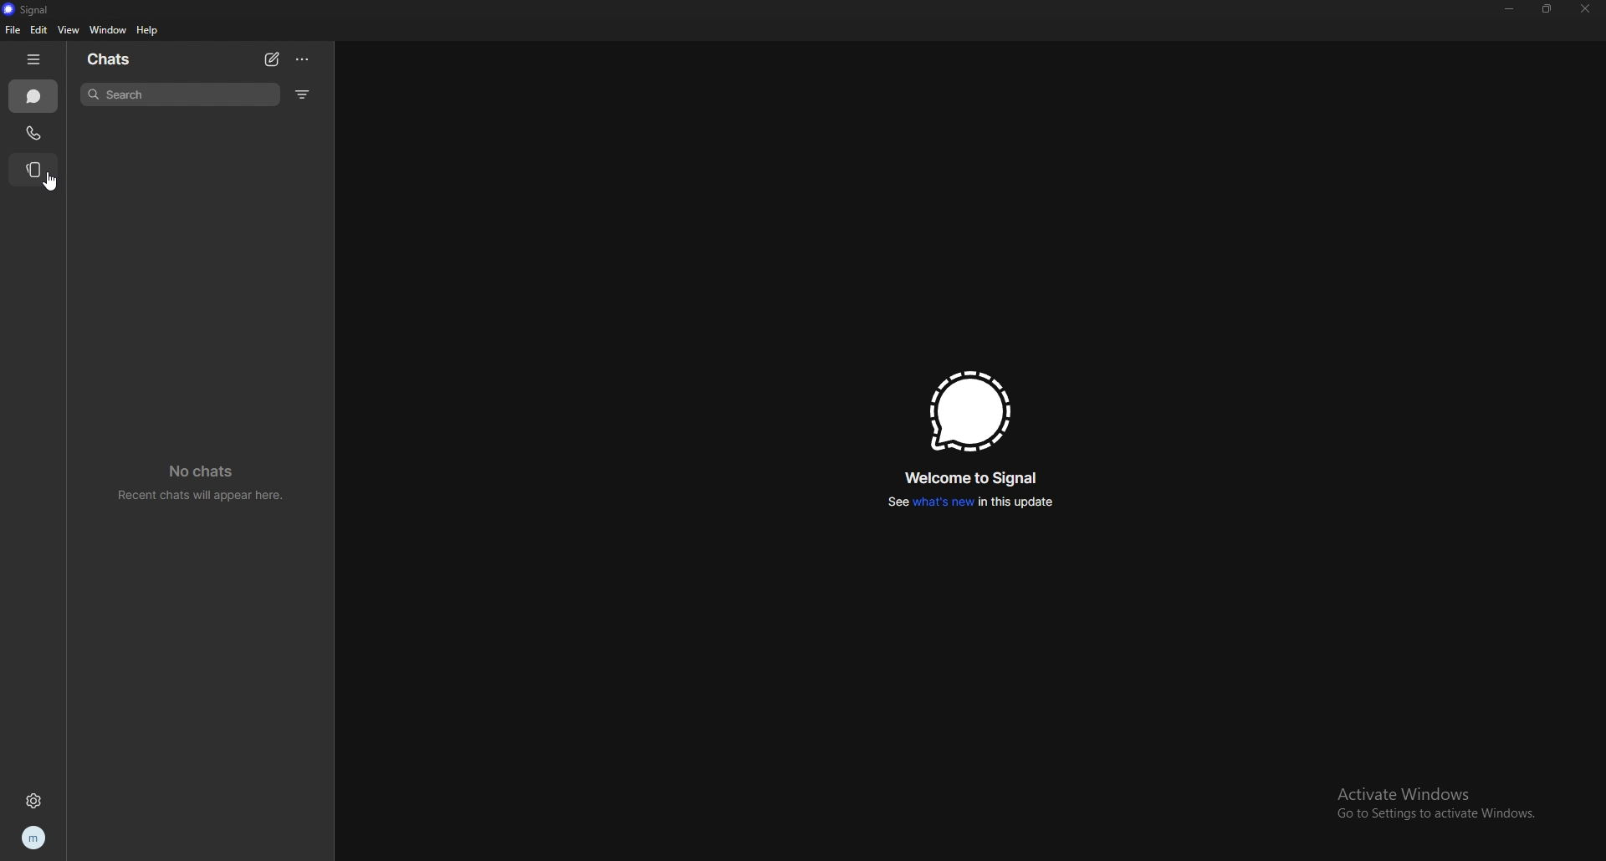 Image resolution: width=1606 pixels, height=861 pixels. What do you see at coordinates (67, 30) in the screenshot?
I see `view` at bounding box center [67, 30].